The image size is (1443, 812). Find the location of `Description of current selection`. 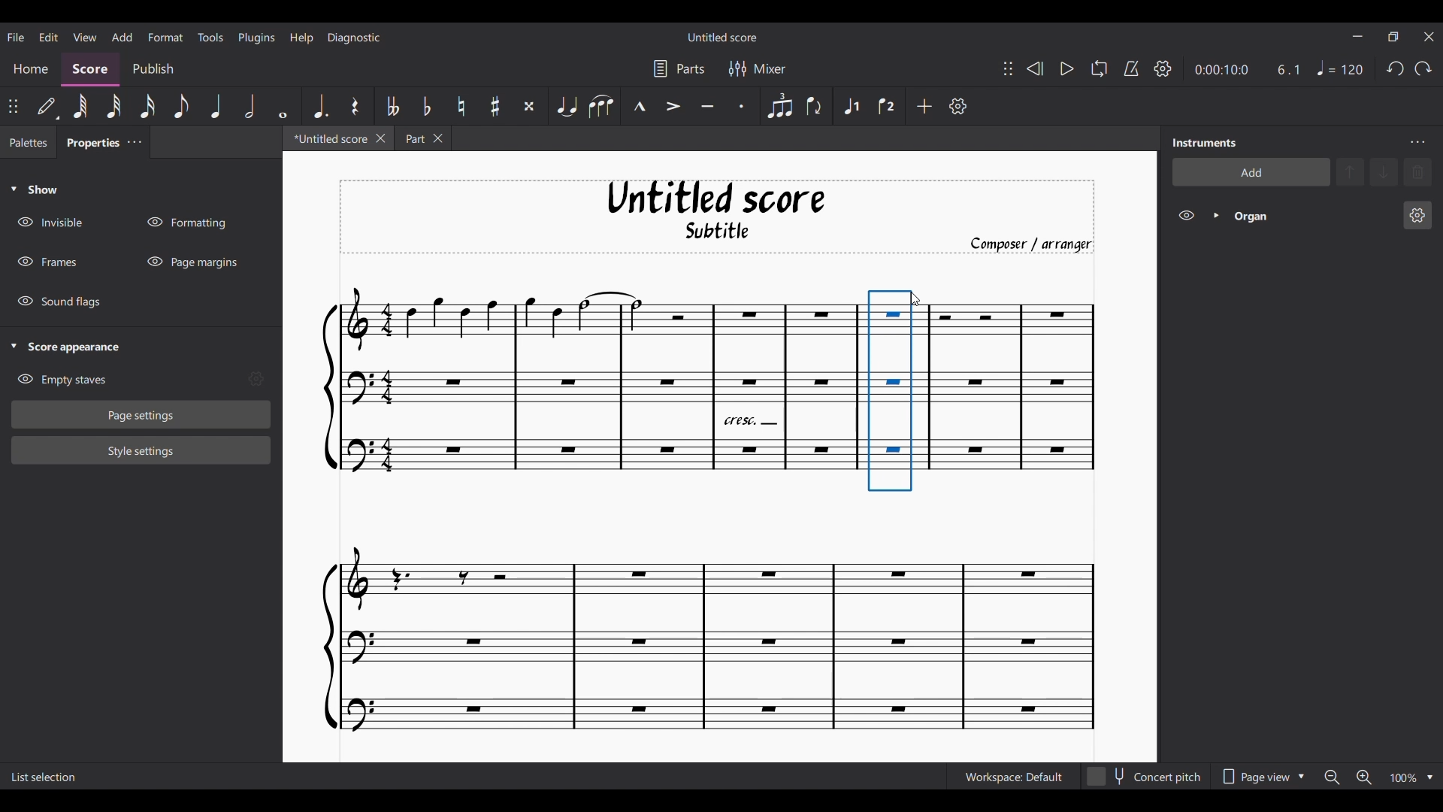

Description of current selection is located at coordinates (47, 777).